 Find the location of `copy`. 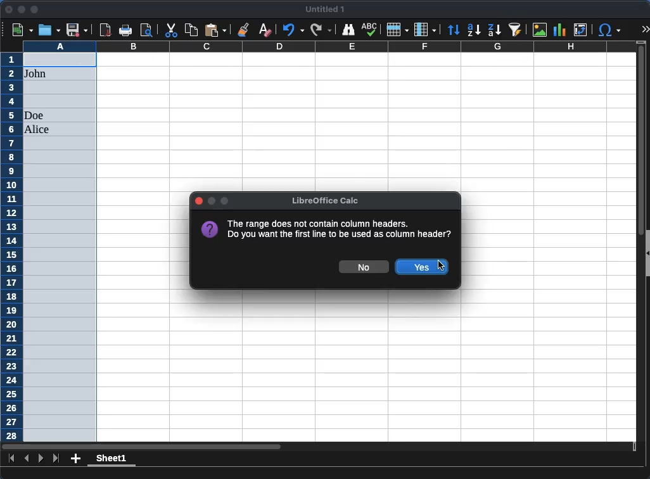

copy is located at coordinates (192, 30).